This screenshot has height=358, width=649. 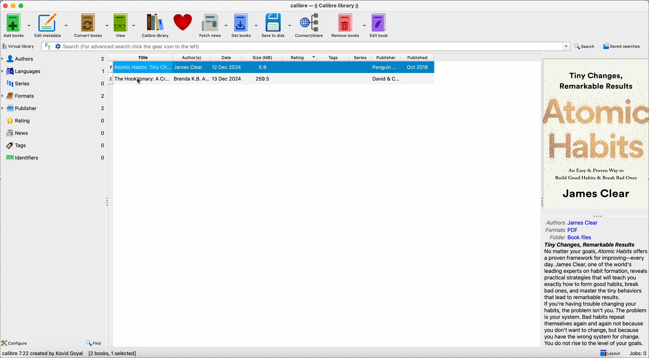 What do you see at coordinates (17, 26) in the screenshot?
I see `add books` at bounding box center [17, 26].